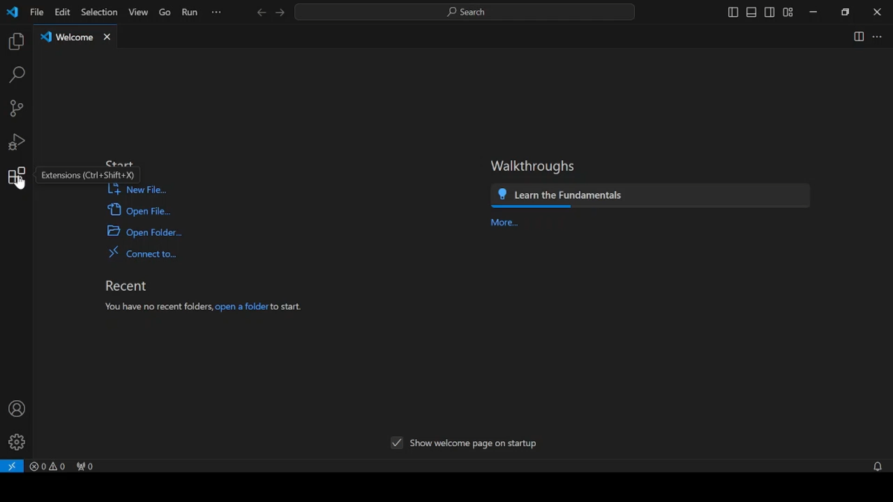 The height and width of the screenshot is (502, 893). What do you see at coordinates (137, 190) in the screenshot?
I see `new file` at bounding box center [137, 190].